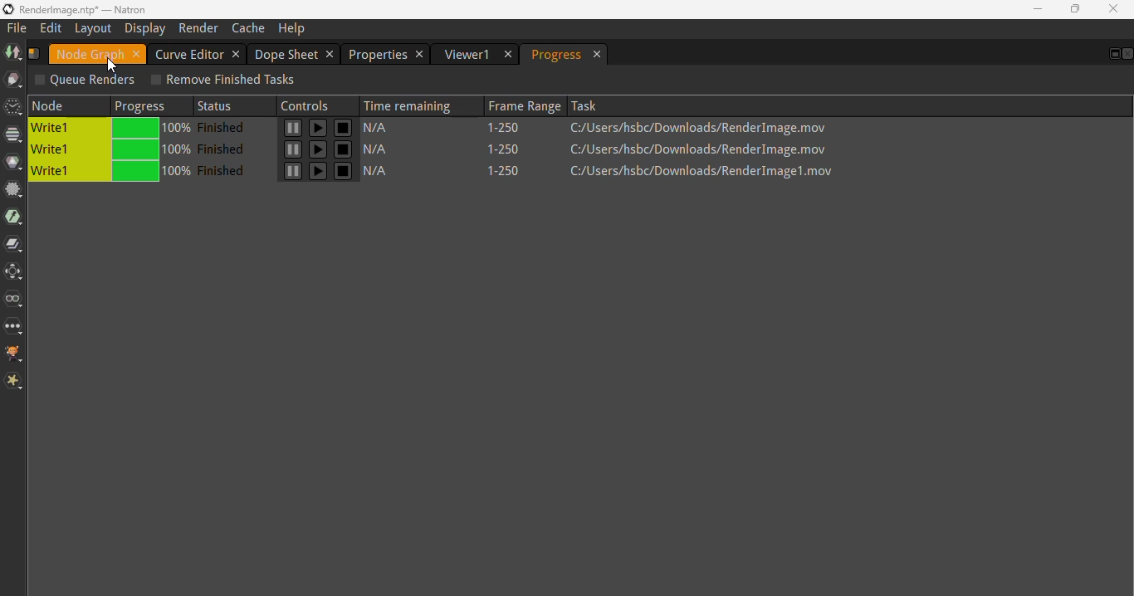 The width and height of the screenshot is (1134, 596). What do you see at coordinates (291, 171) in the screenshot?
I see `play` at bounding box center [291, 171].